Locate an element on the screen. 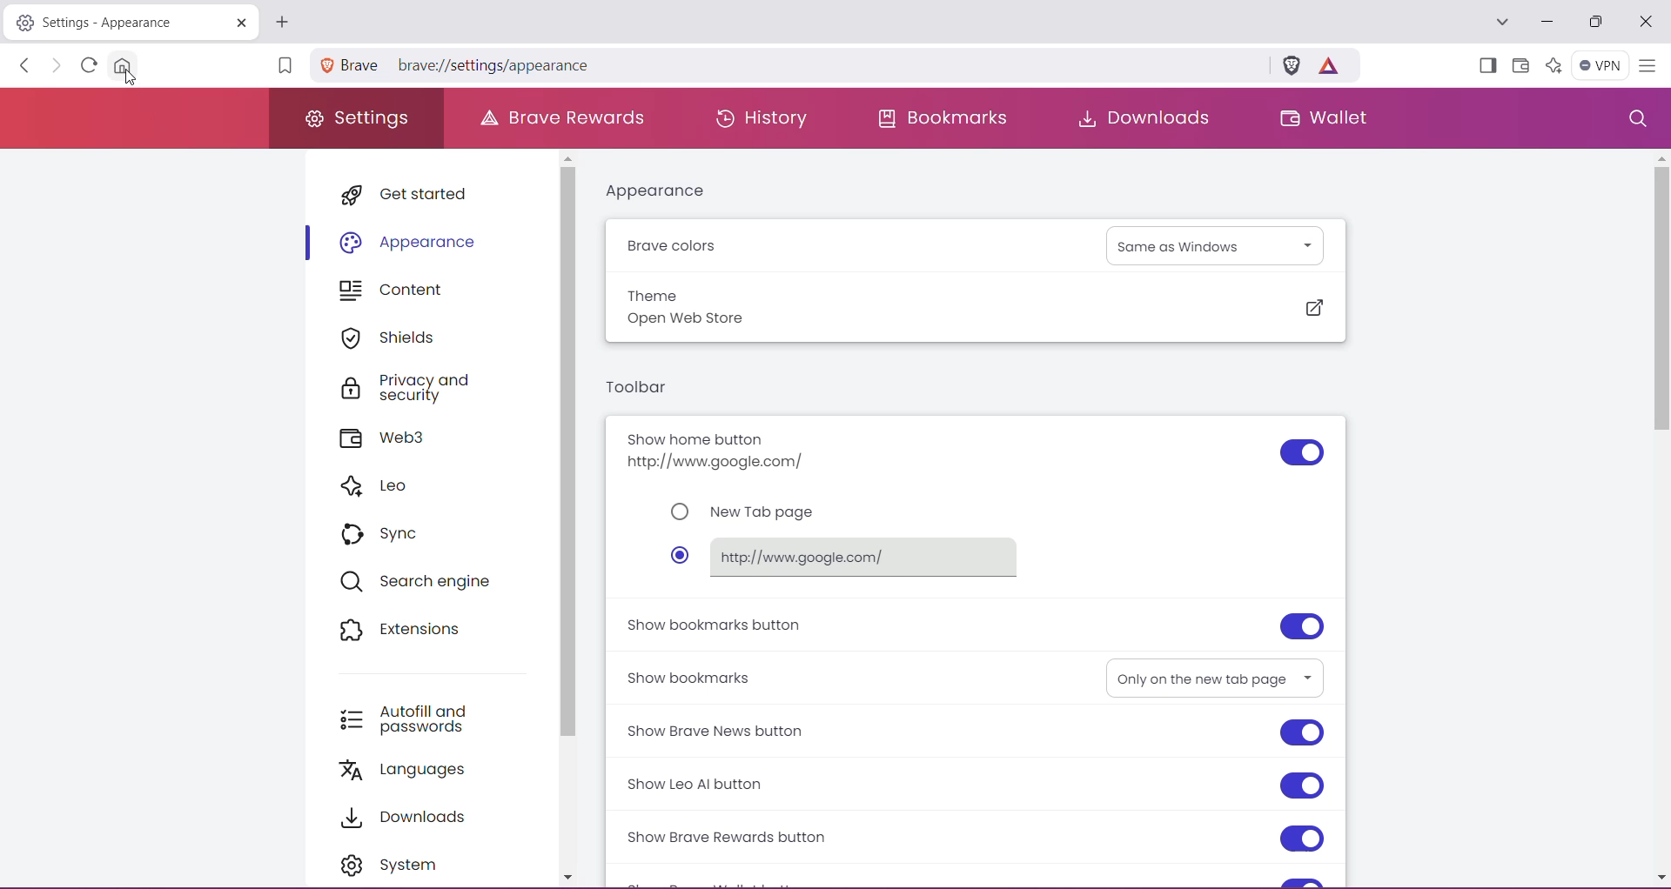 The width and height of the screenshot is (1671, 889). Brave Firewall + VPN is located at coordinates (1600, 63).